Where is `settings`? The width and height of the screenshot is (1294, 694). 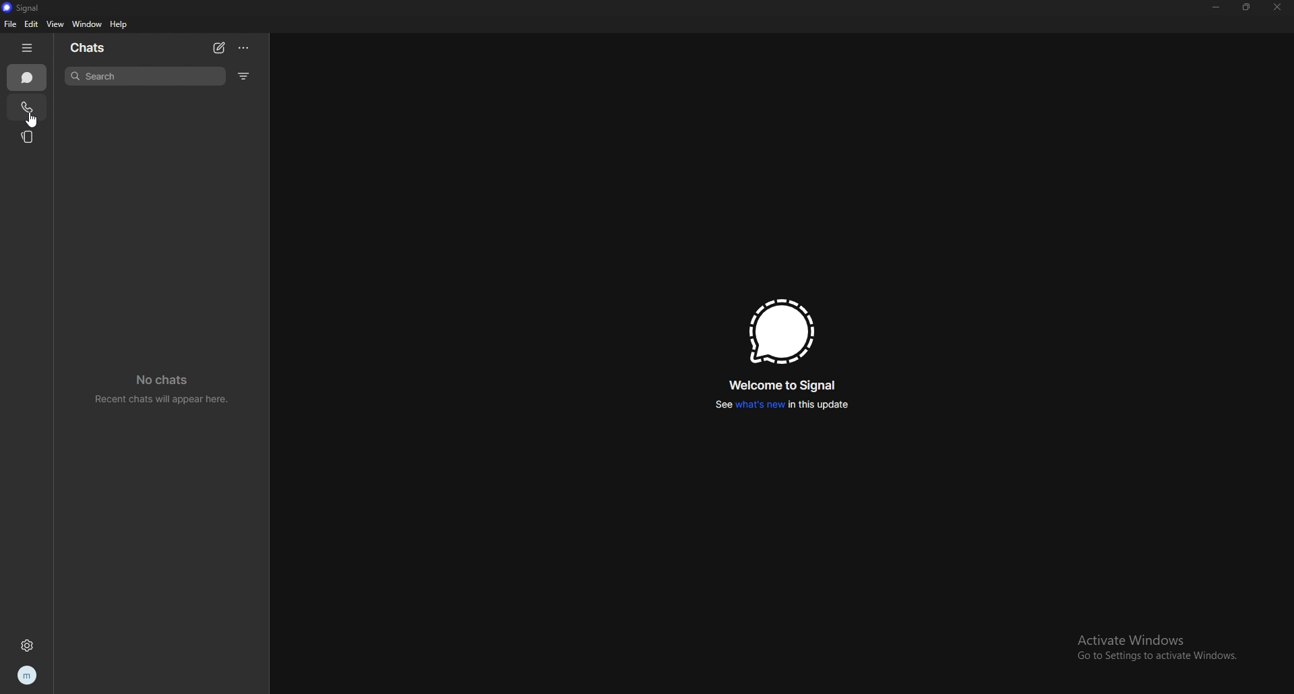 settings is located at coordinates (27, 645).